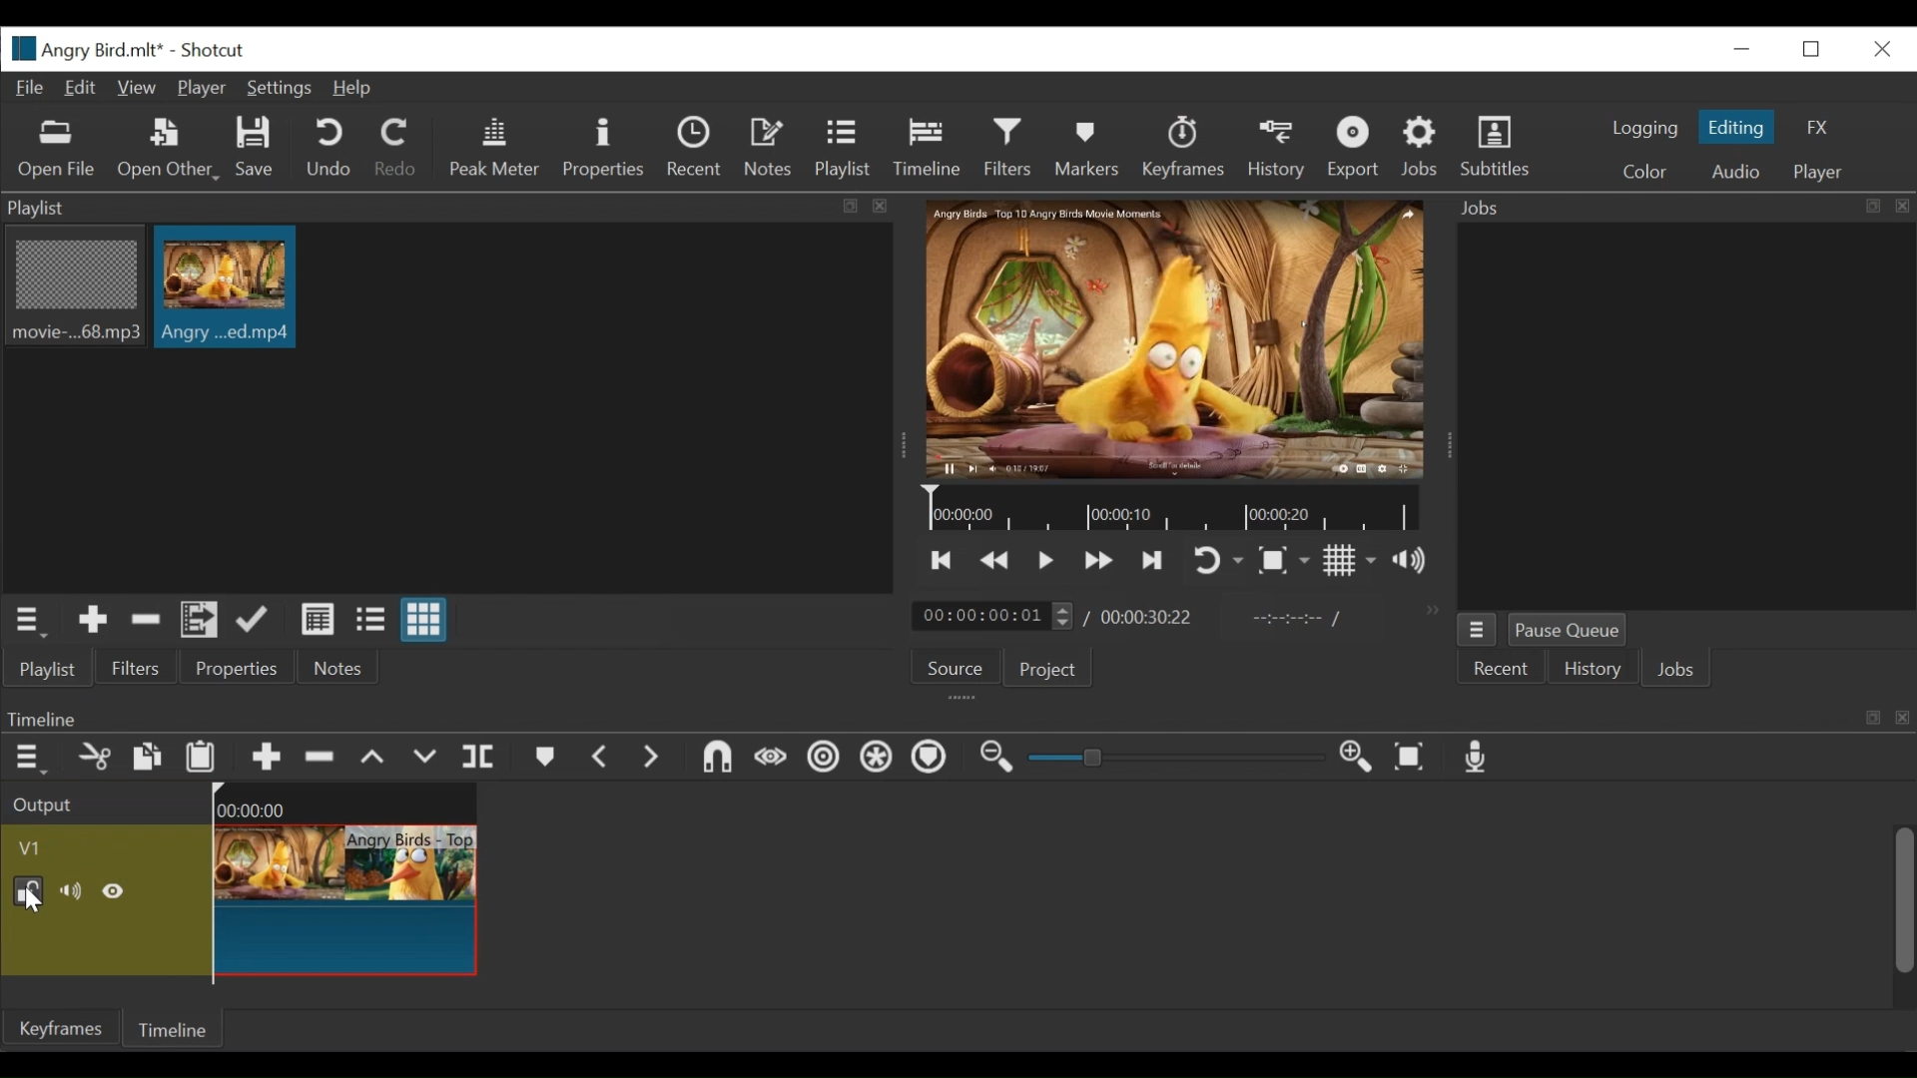  I want to click on Notes, so click(771, 148).